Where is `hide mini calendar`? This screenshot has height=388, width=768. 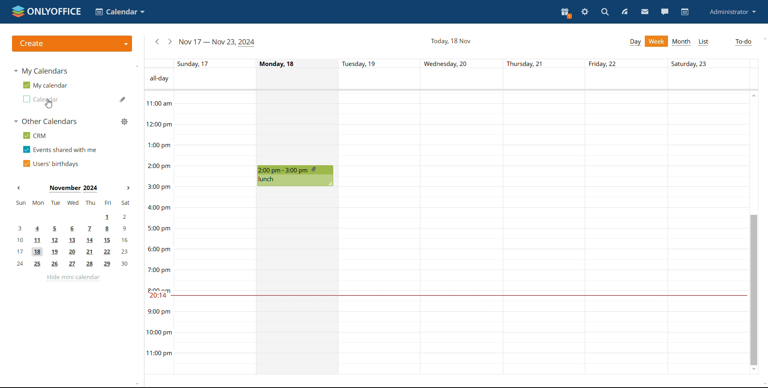
hide mini calendar is located at coordinates (73, 278).